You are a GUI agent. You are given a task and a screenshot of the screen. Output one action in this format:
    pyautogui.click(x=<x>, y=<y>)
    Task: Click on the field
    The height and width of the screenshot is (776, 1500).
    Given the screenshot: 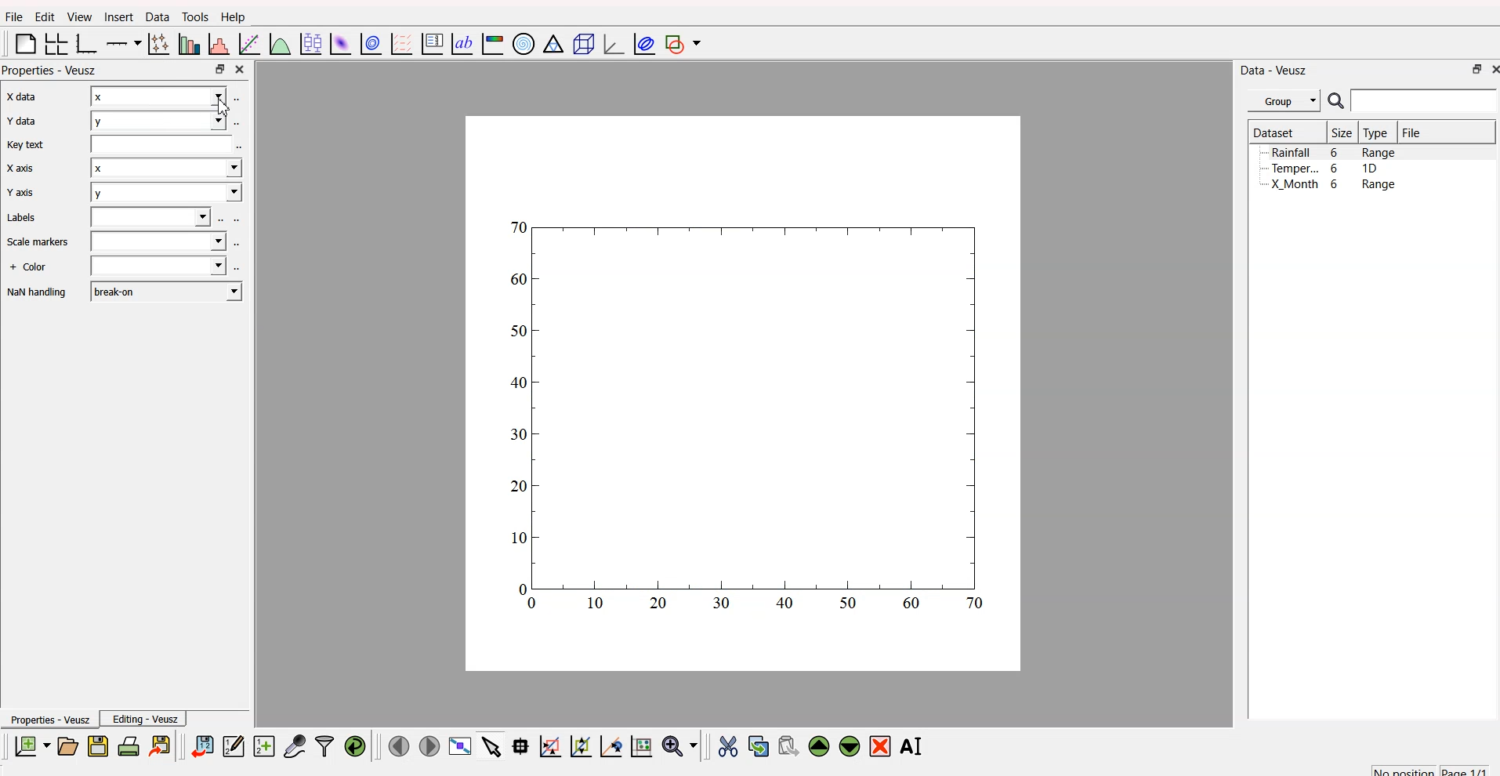 What is the action you would take?
    pyautogui.click(x=157, y=267)
    